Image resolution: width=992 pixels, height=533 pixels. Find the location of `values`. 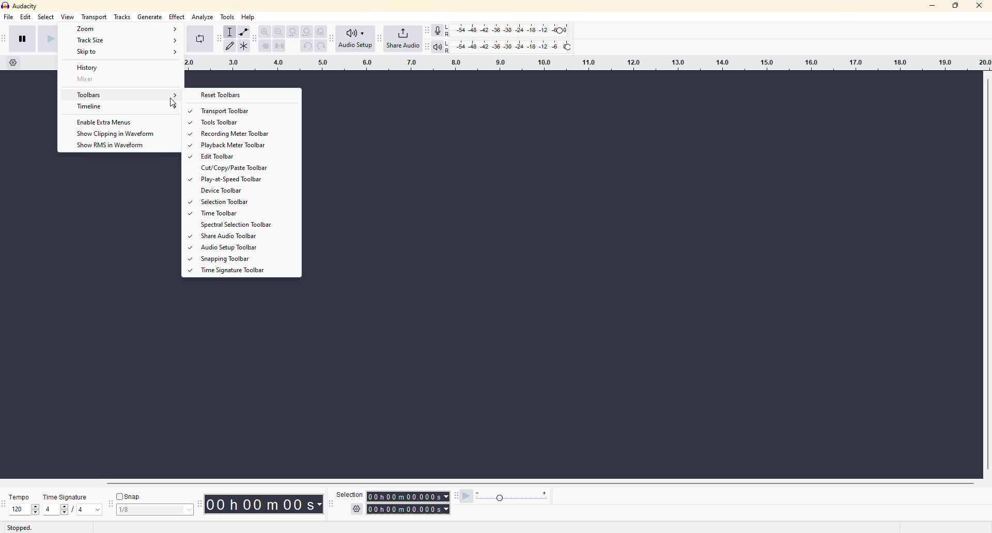

values is located at coordinates (142, 510).